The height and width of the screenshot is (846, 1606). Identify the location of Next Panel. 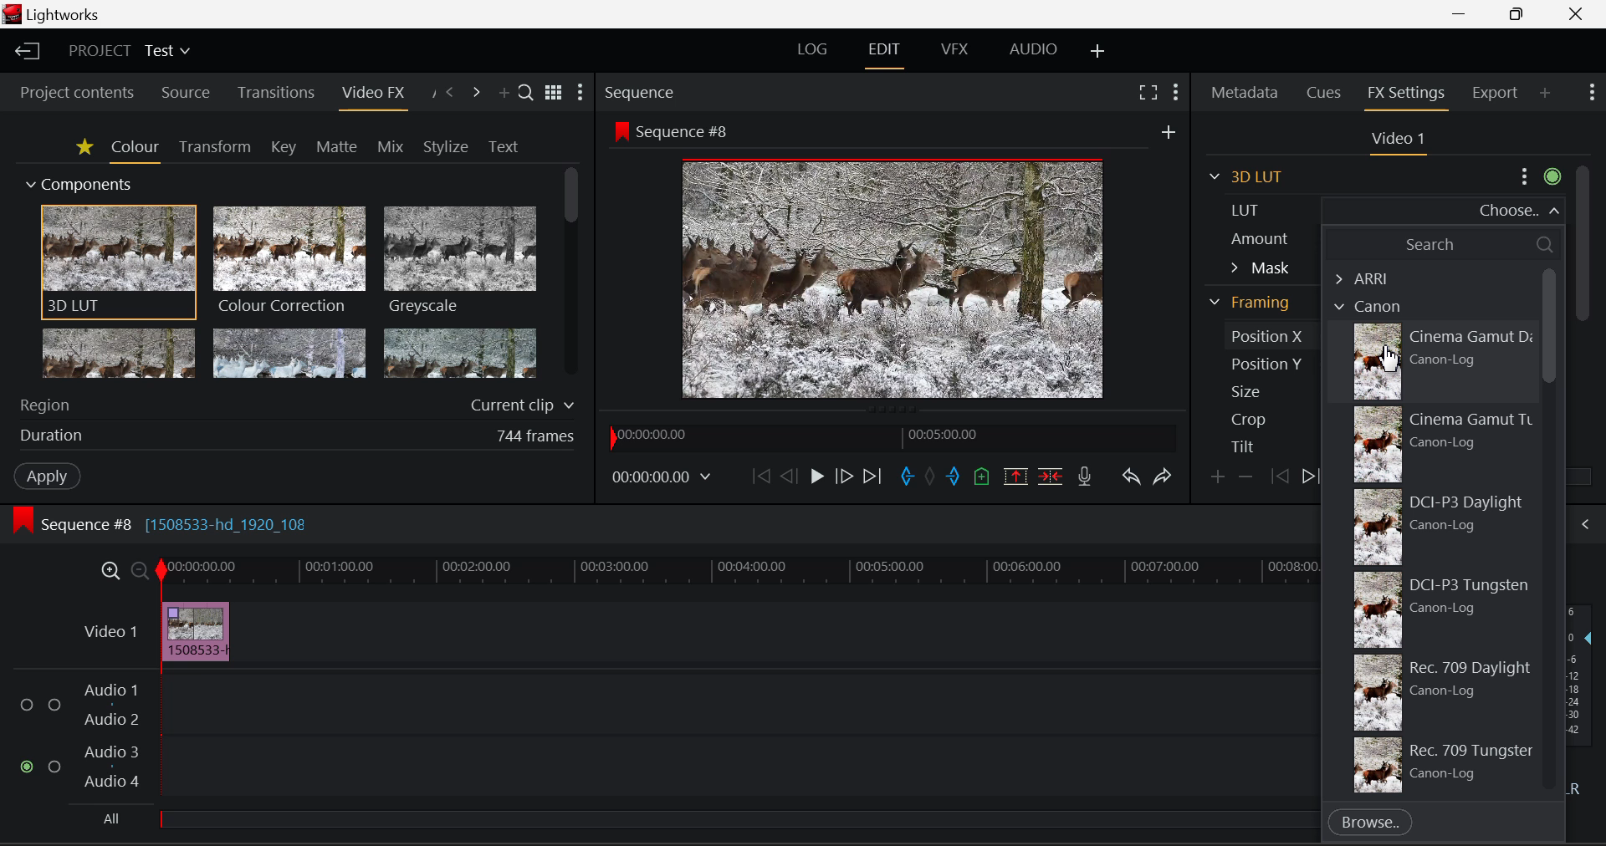
(478, 90).